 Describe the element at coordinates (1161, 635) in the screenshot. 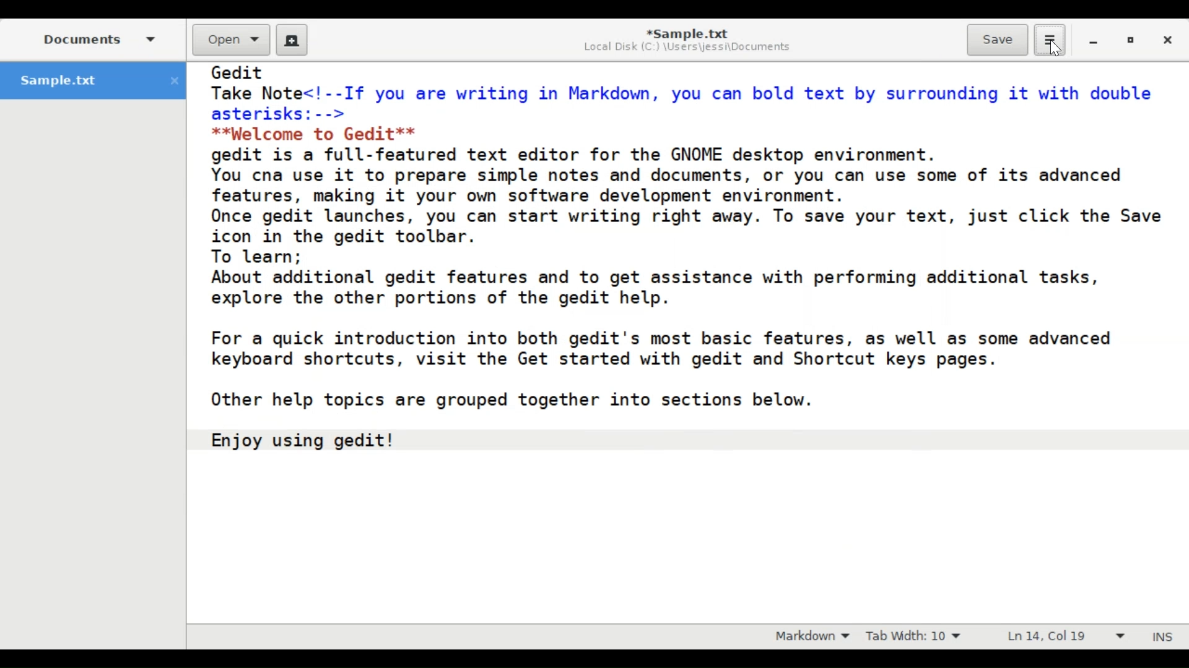

I see `INS` at that location.